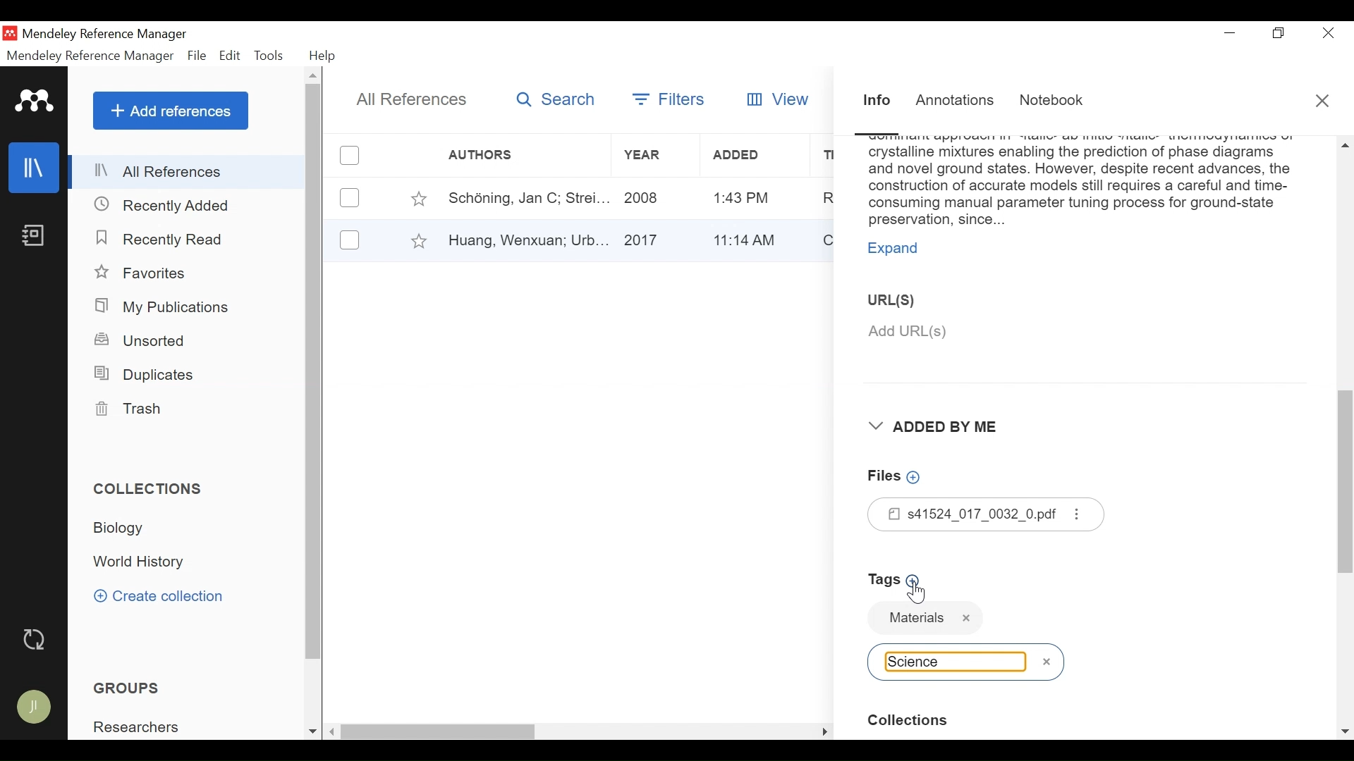  I want to click on Avatar, so click(35, 707).